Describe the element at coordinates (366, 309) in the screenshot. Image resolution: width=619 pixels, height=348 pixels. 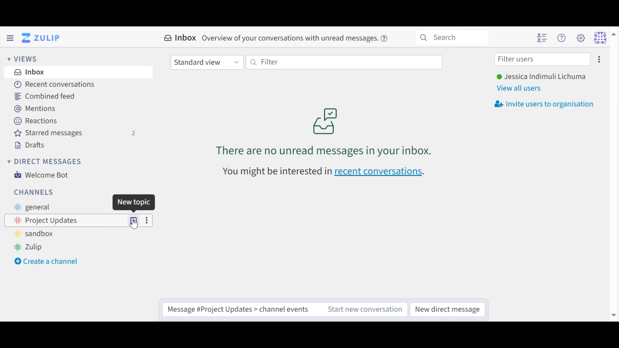
I see `Start new Conversation` at that location.